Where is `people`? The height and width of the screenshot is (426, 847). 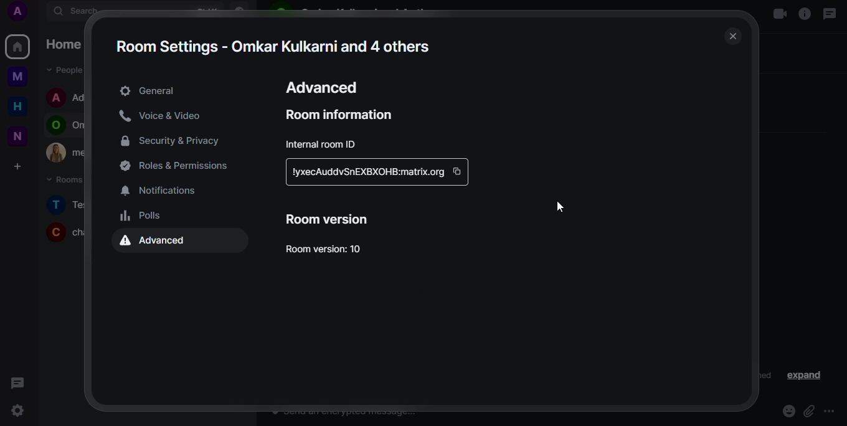 people is located at coordinates (67, 70).